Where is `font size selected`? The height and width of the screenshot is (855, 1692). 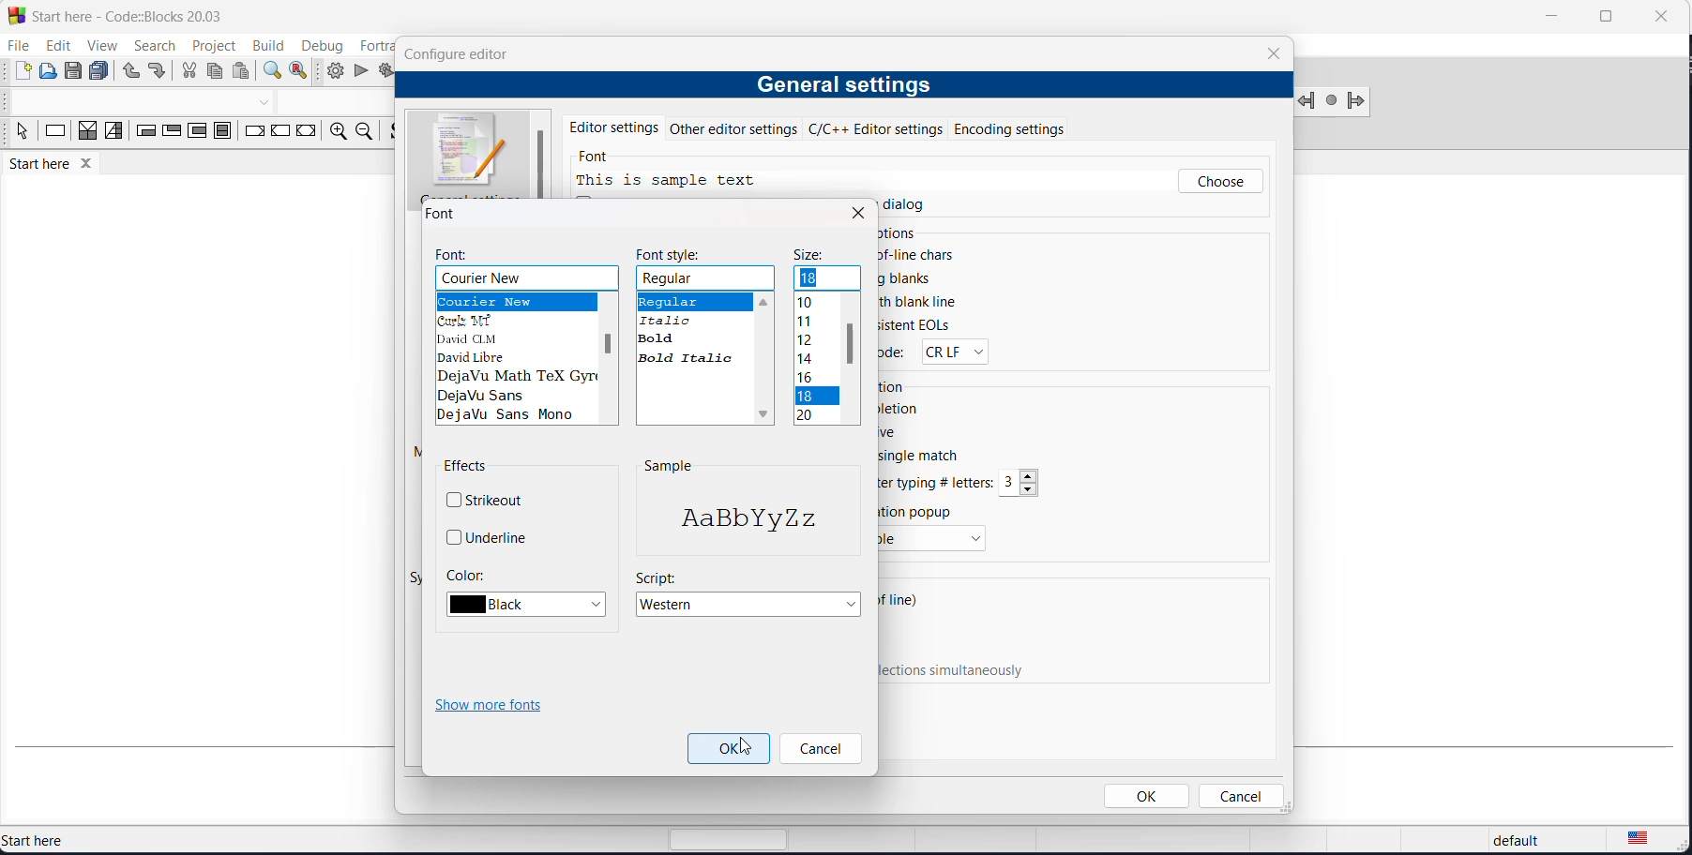
font size selected is located at coordinates (815, 397).